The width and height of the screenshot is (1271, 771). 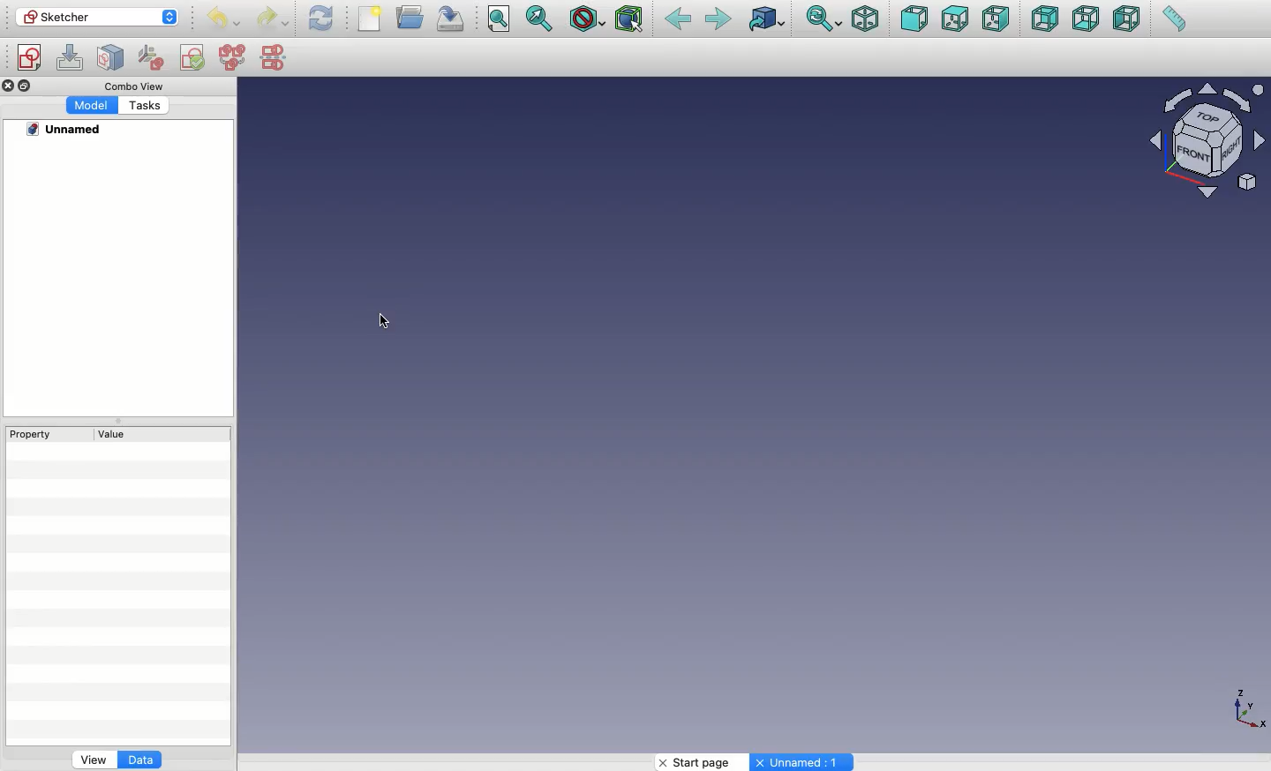 I want to click on Forward, so click(x=718, y=21).